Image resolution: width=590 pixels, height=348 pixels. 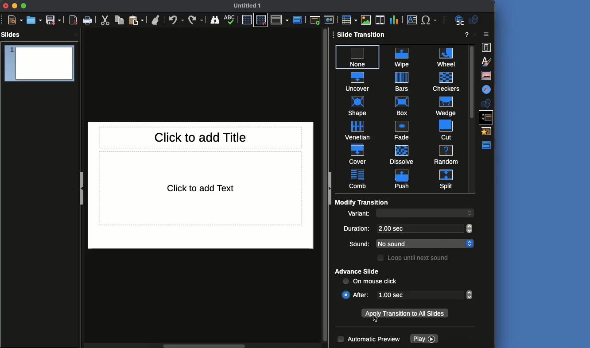 What do you see at coordinates (137, 19) in the screenshot?
I see `Paste` at bounding box center [137, 19].